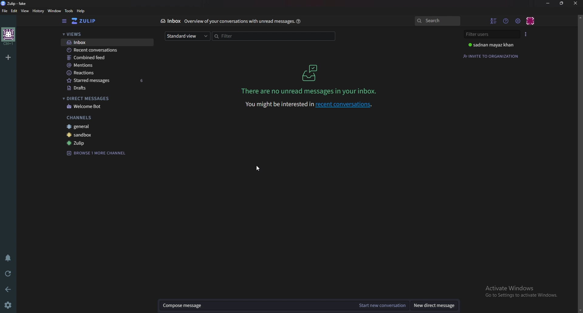  What do you see at coordinates (8, 57) in the screenshot?
I see `Add organization` at bounding box center [8, 57].